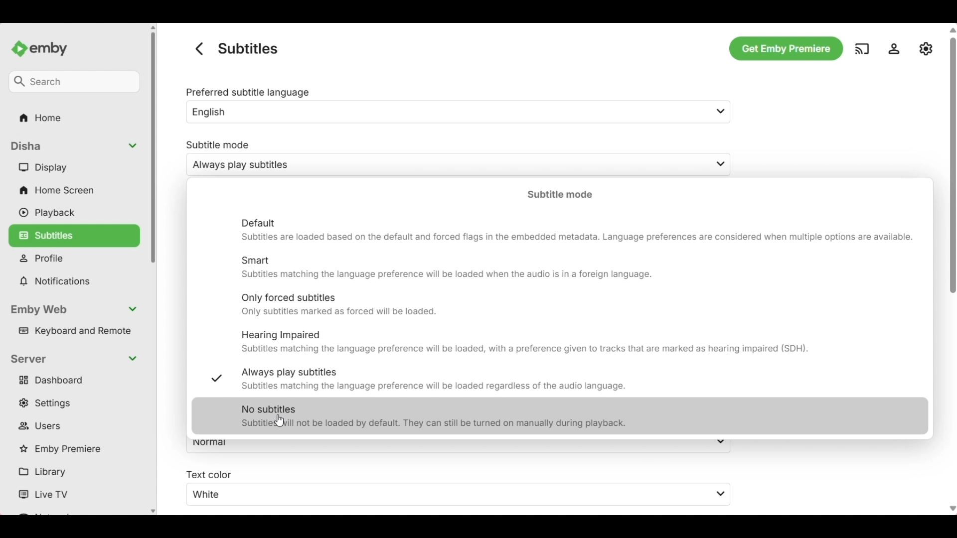 The image size is (957, 538). I want to click on Quick slide to bottom of the left panel, so click(153, 512).